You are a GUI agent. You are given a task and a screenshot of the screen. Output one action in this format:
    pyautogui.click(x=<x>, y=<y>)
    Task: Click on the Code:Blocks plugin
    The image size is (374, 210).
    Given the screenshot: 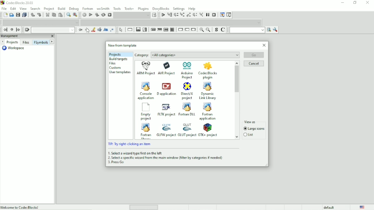 What is the action you would take?
    pyautogui.click(x=208, y=71)
    